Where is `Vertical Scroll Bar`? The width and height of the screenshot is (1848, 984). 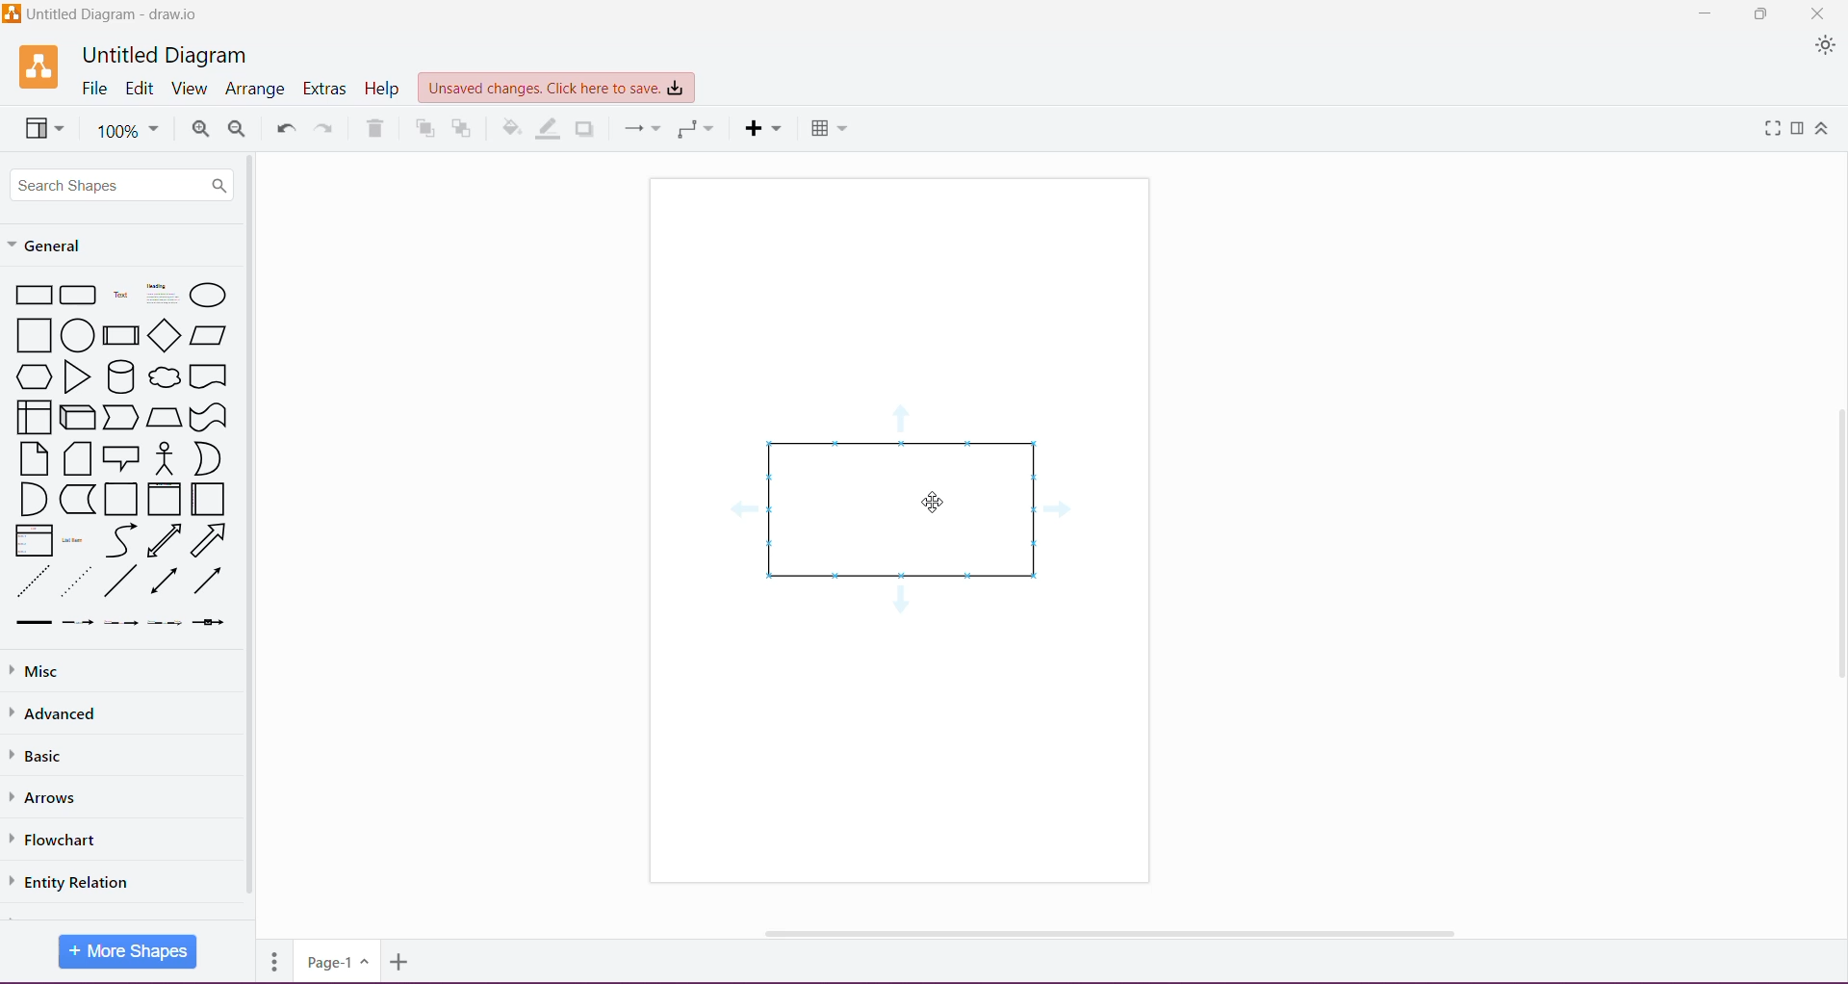
Vertical Scroll Bar is located at coordinates (1836, 538).